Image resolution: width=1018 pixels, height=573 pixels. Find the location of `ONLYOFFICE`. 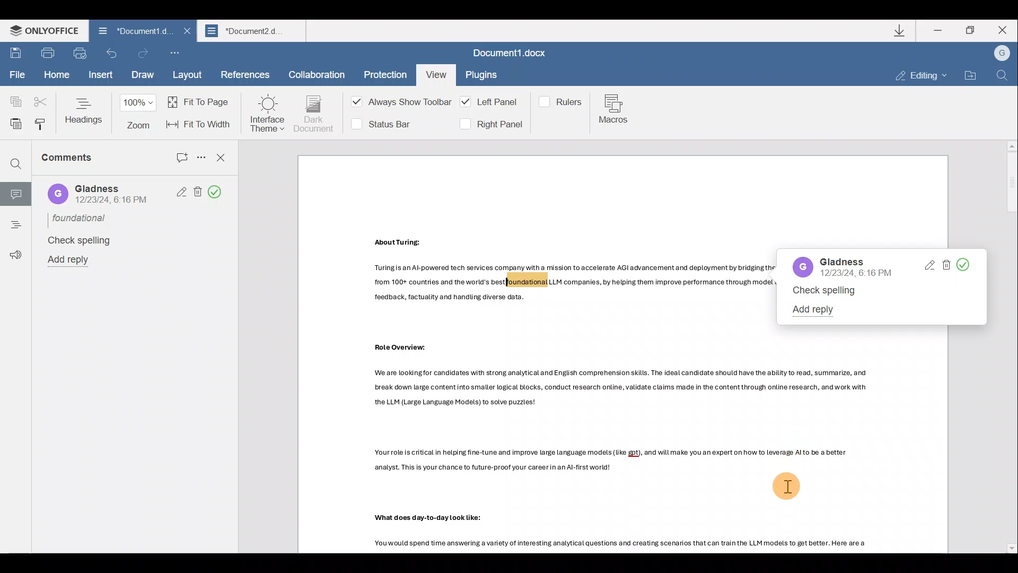

ONLYOFFICE is located at coordinates (41, 31).